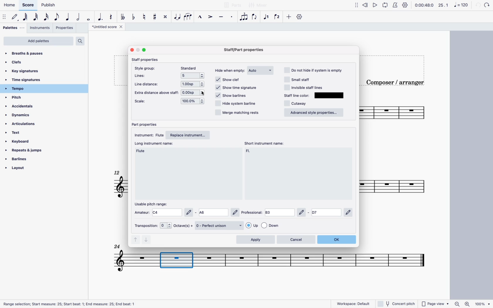 The image size is (493, 308). I want to click on move, so click(4, 17).